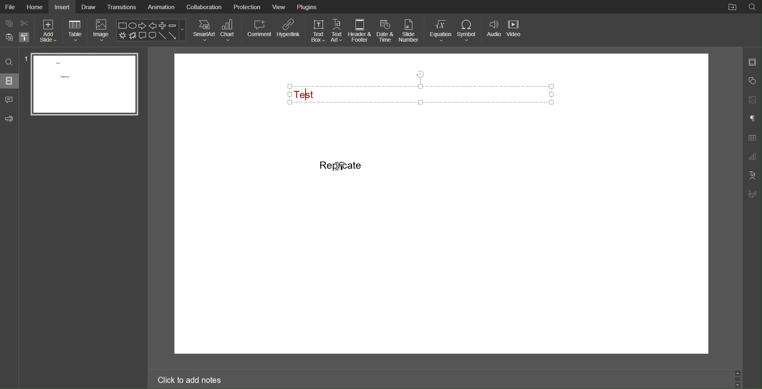  What do you see at coordinates (441, 31) in the screenshot?
I see `Equation` at bounding box center [441, 31].